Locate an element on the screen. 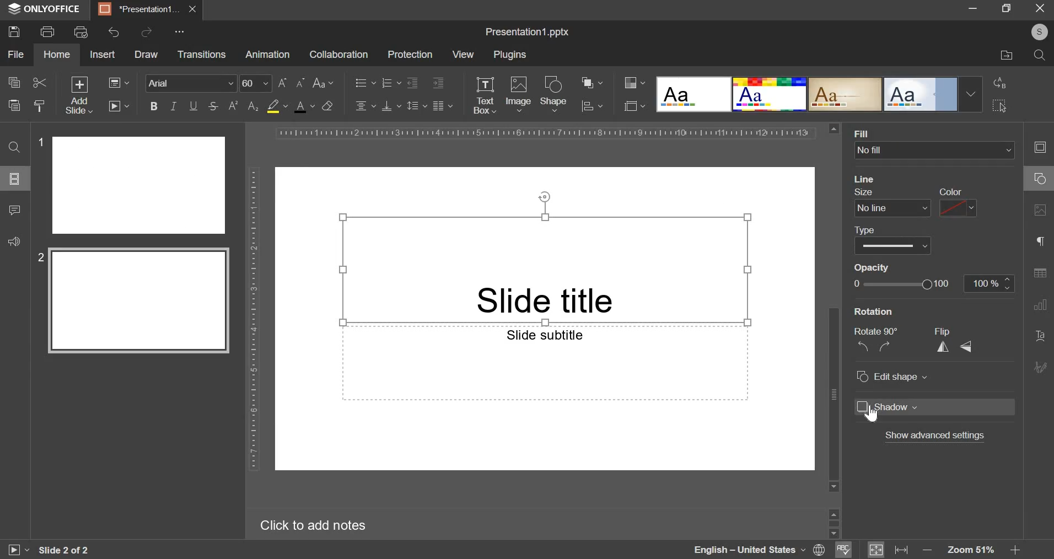  language is located at coordinates (749, 550).